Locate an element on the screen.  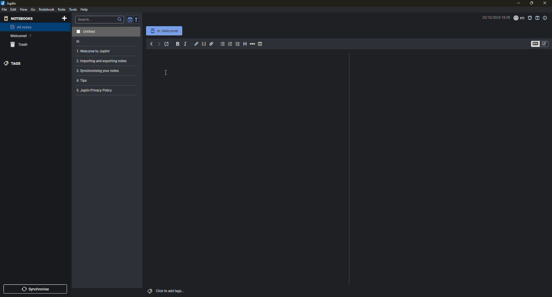
bold is located at coordinates (178, 44).